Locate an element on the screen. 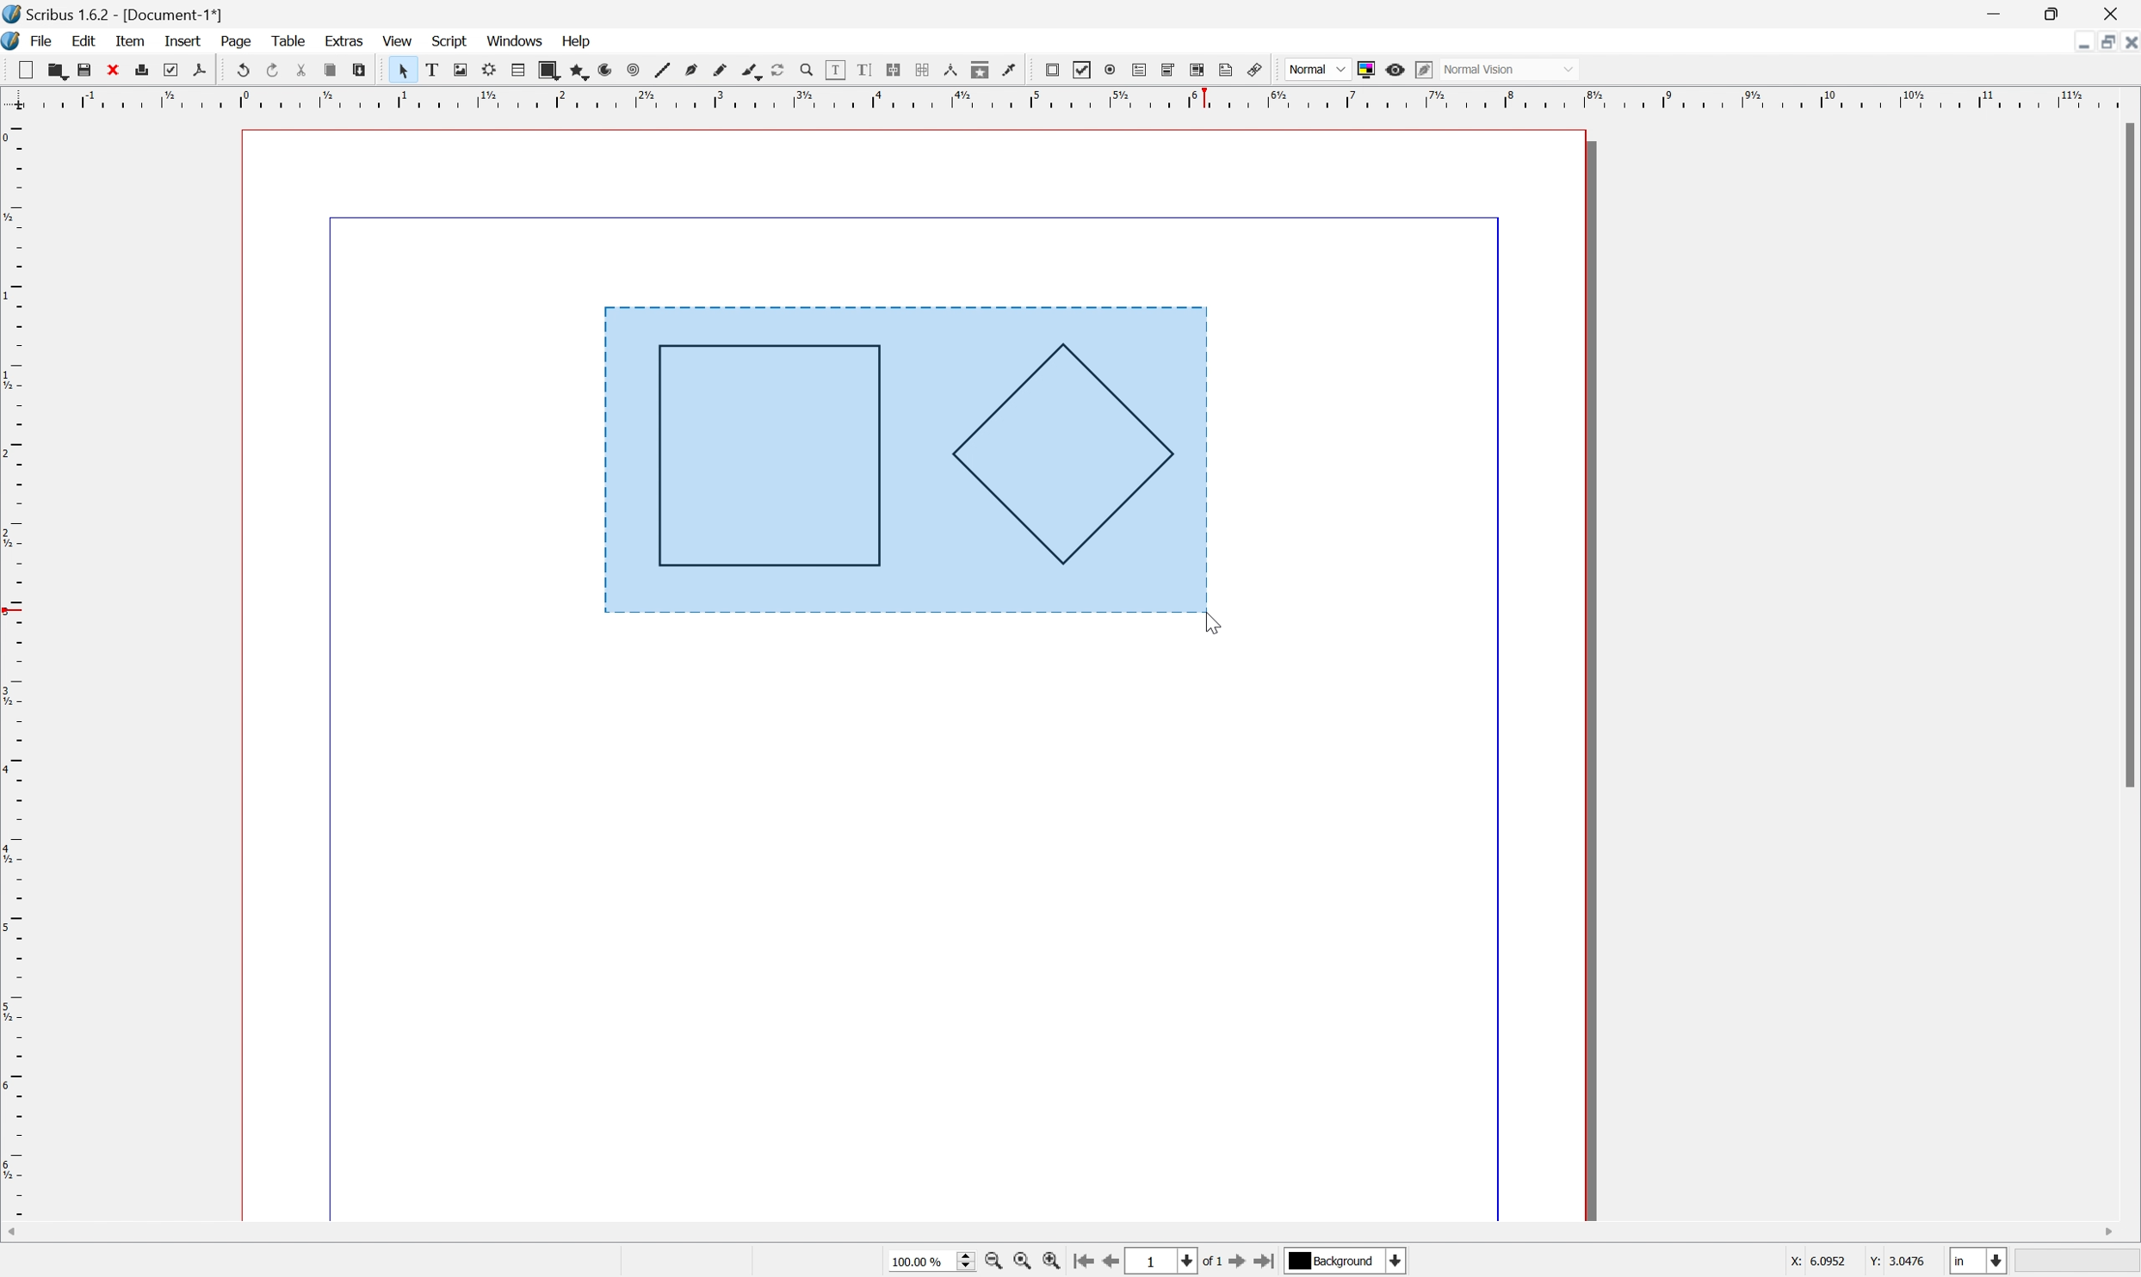 This screenshot has height=1277, width=2141. Polygon is located at coordinates (1059, 455).